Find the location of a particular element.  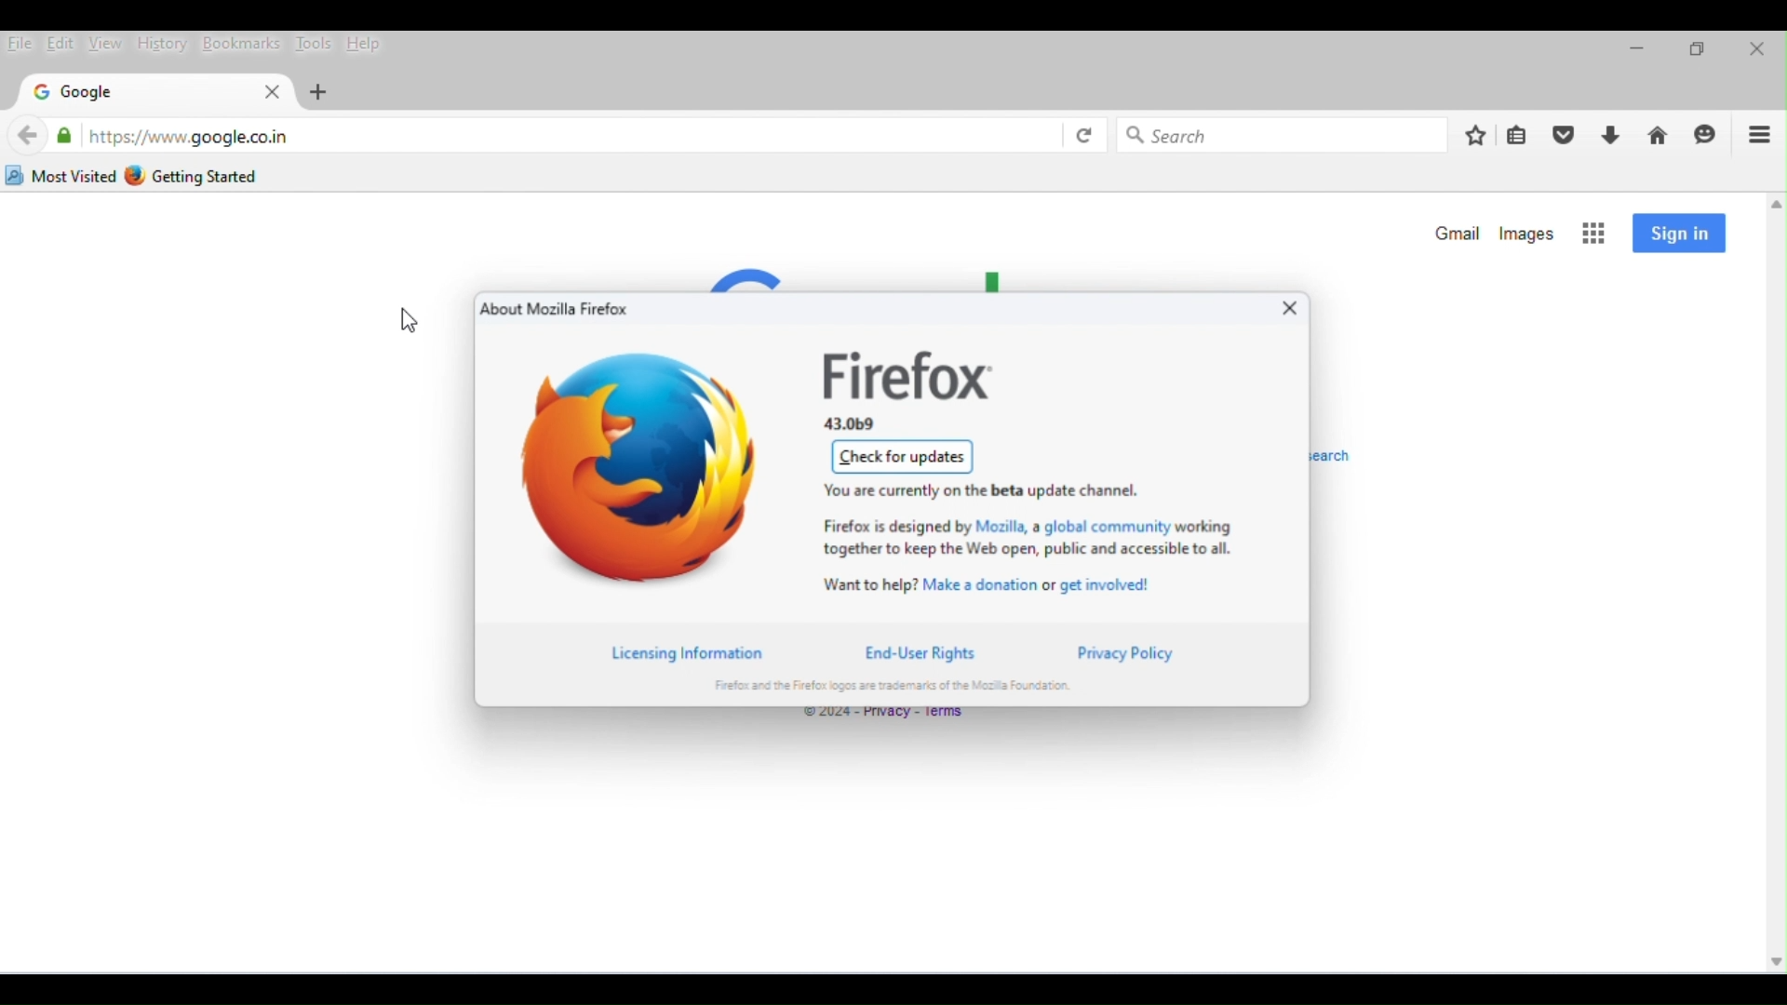

getting started is located at coordinates (195, 175).